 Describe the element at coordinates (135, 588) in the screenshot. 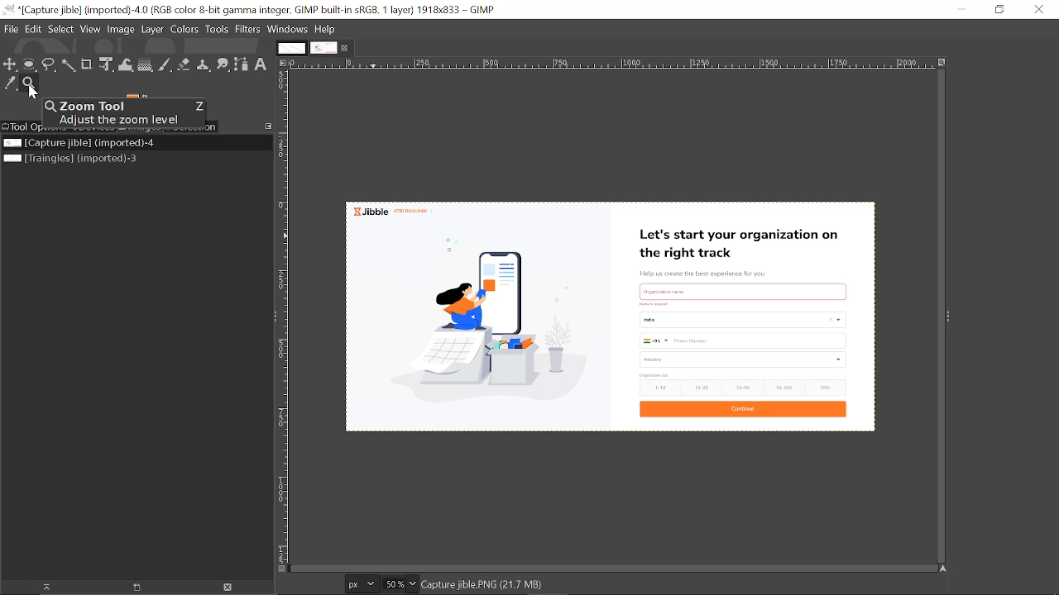

I see `Create a new display for this image` at that location.